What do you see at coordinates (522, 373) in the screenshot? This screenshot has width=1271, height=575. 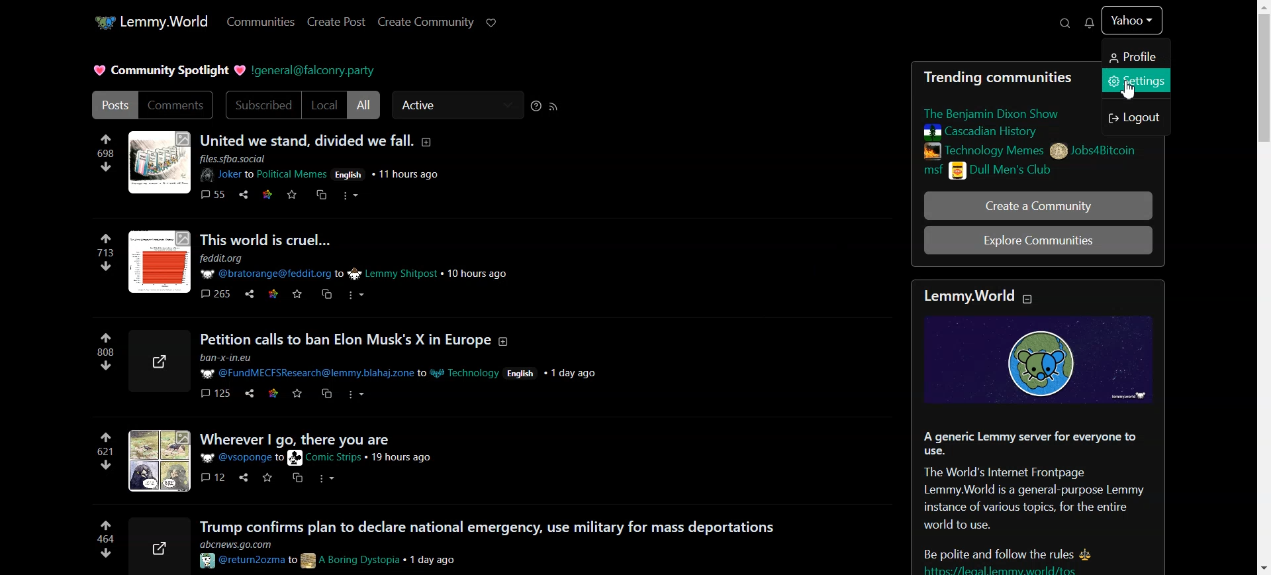 I see `/ English` at bounding box center [522, 373].